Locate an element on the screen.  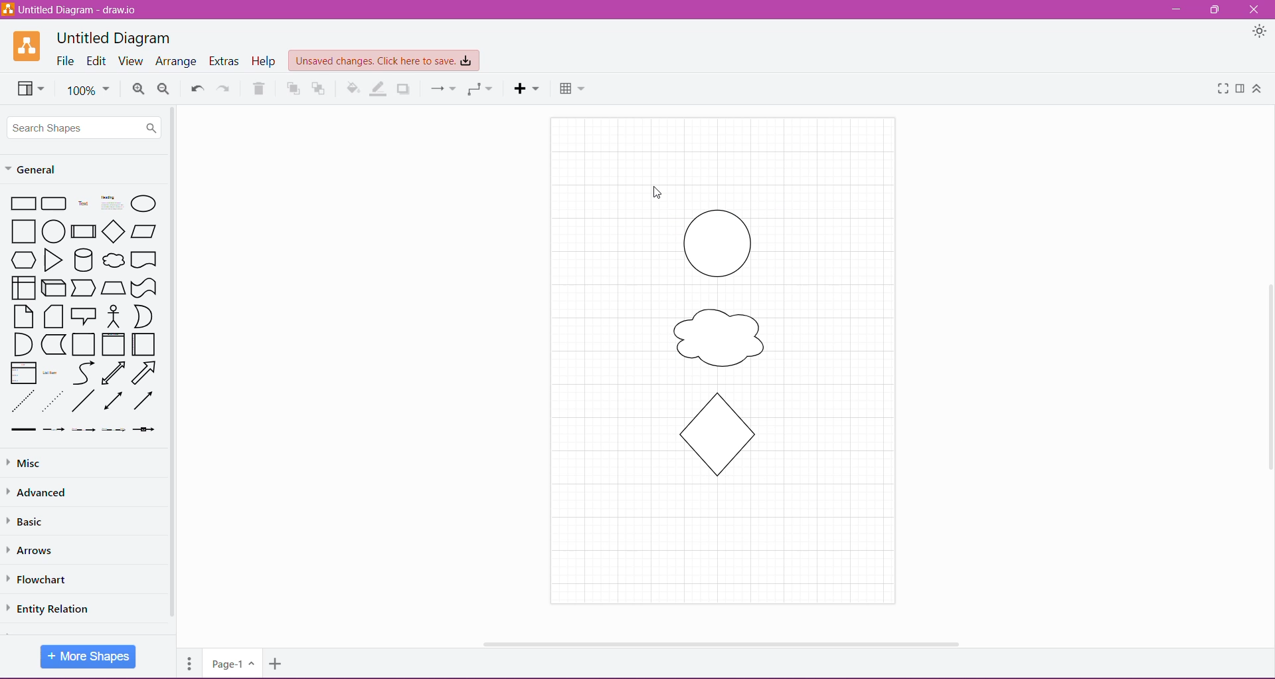
Search Shapes is located at coordinates (85, 127).